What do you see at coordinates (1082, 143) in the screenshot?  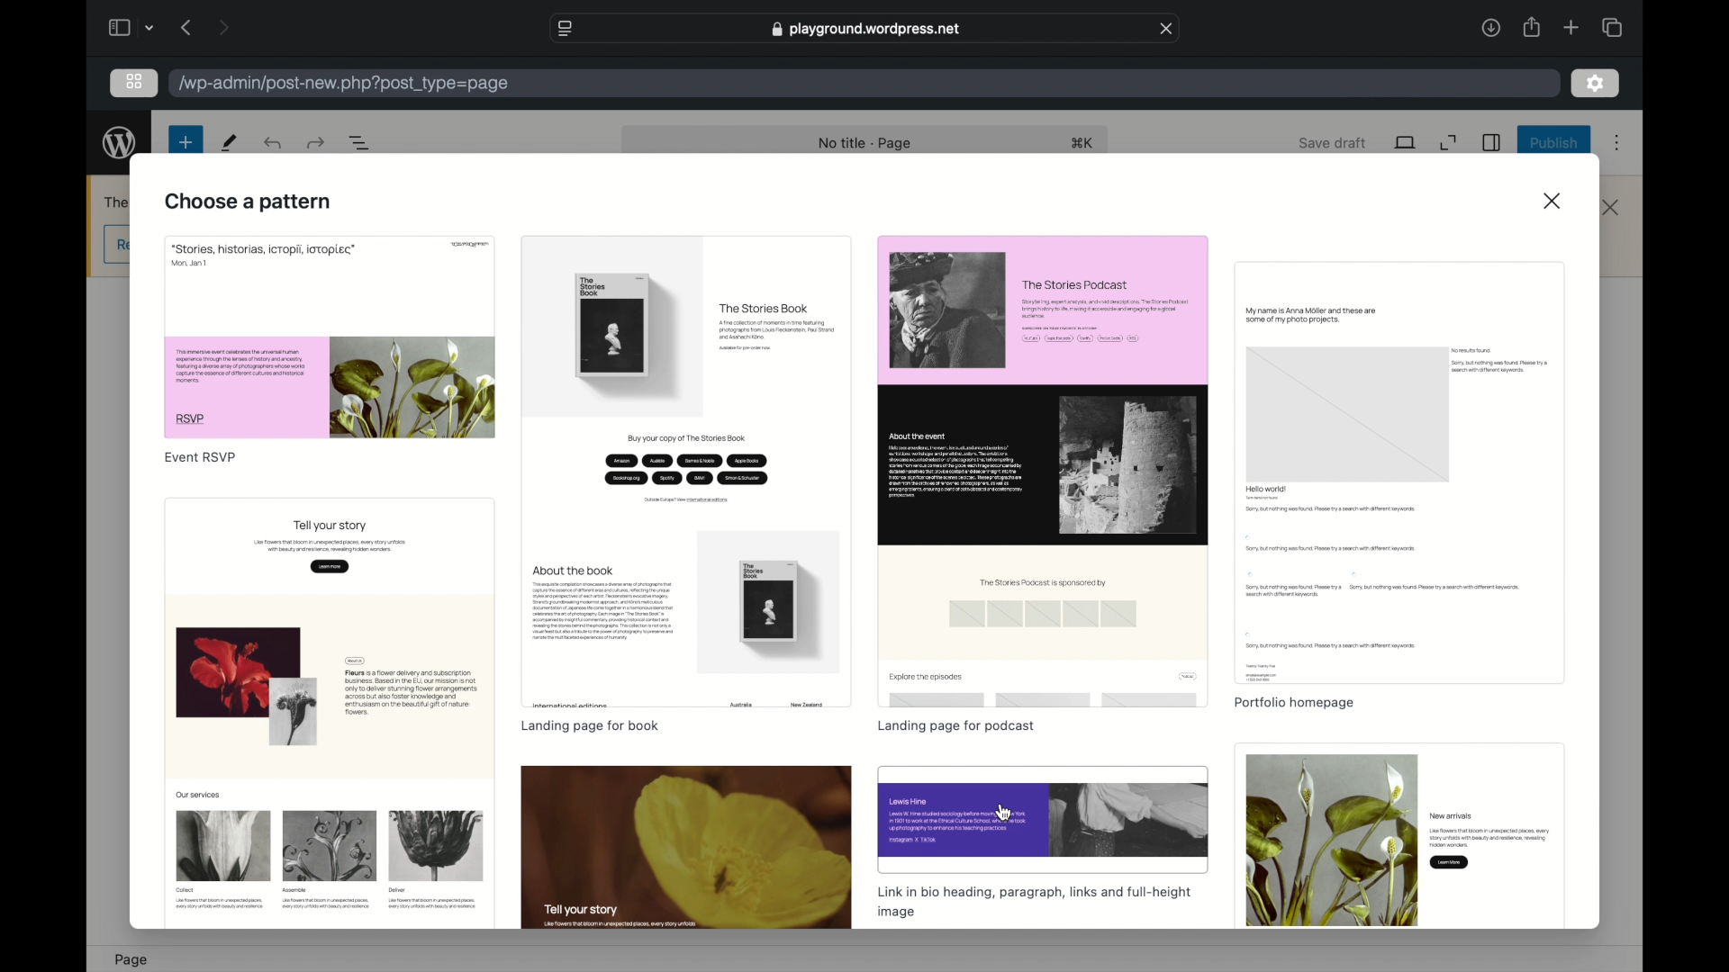 I see `shortcut` at bounding box center [1082, 143].